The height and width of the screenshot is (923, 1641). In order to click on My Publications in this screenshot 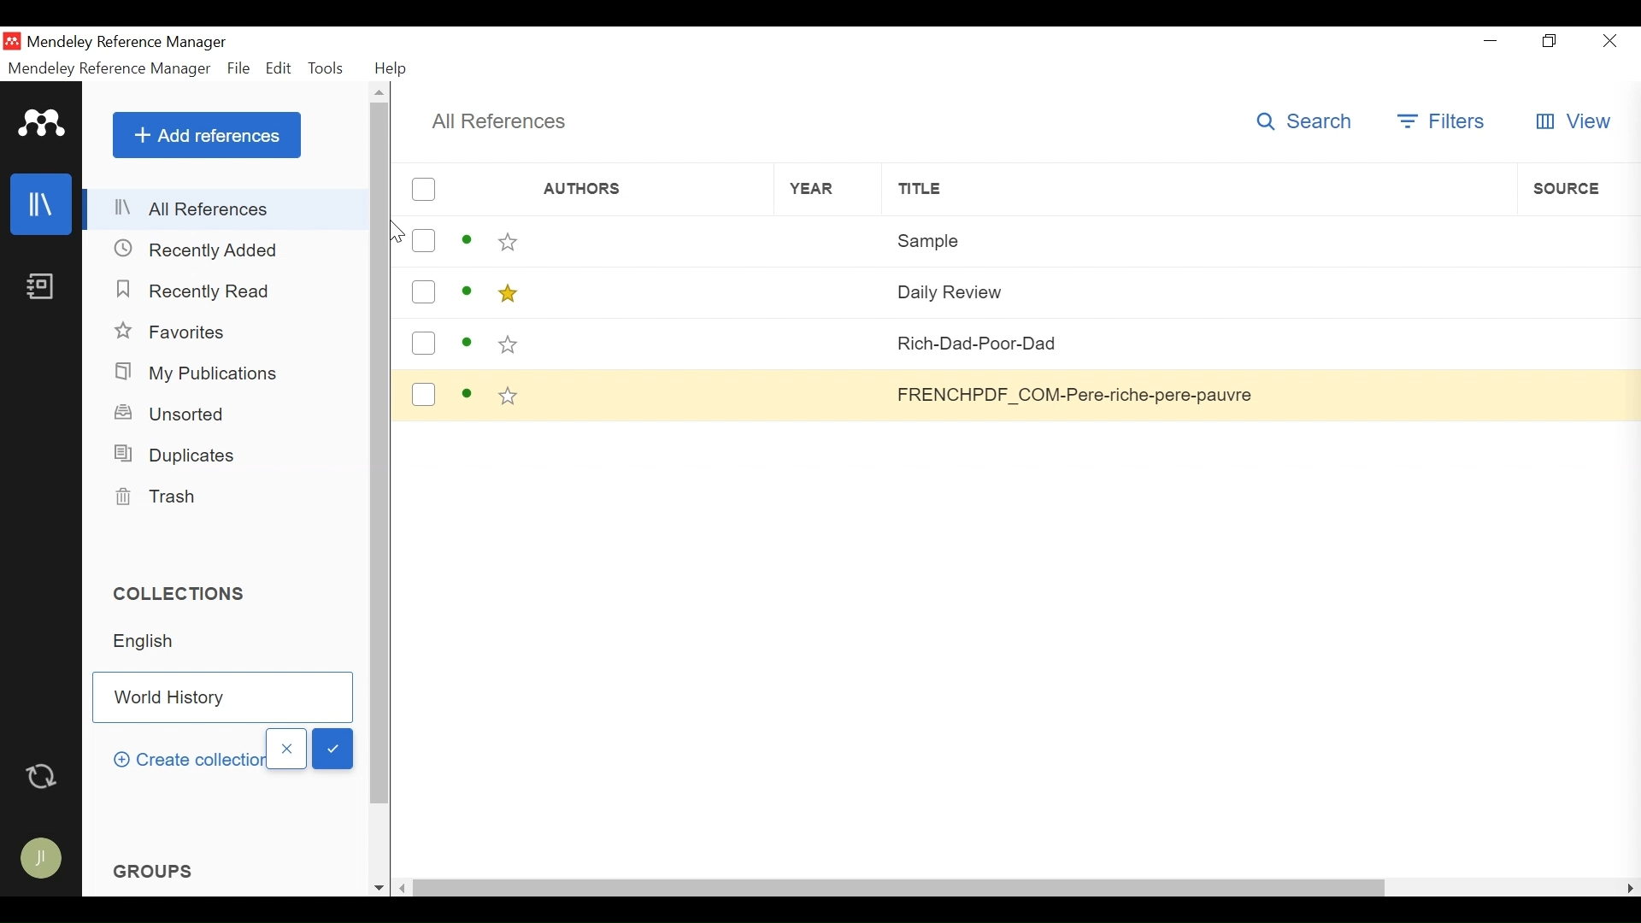, I will do `click(201, 373)`.